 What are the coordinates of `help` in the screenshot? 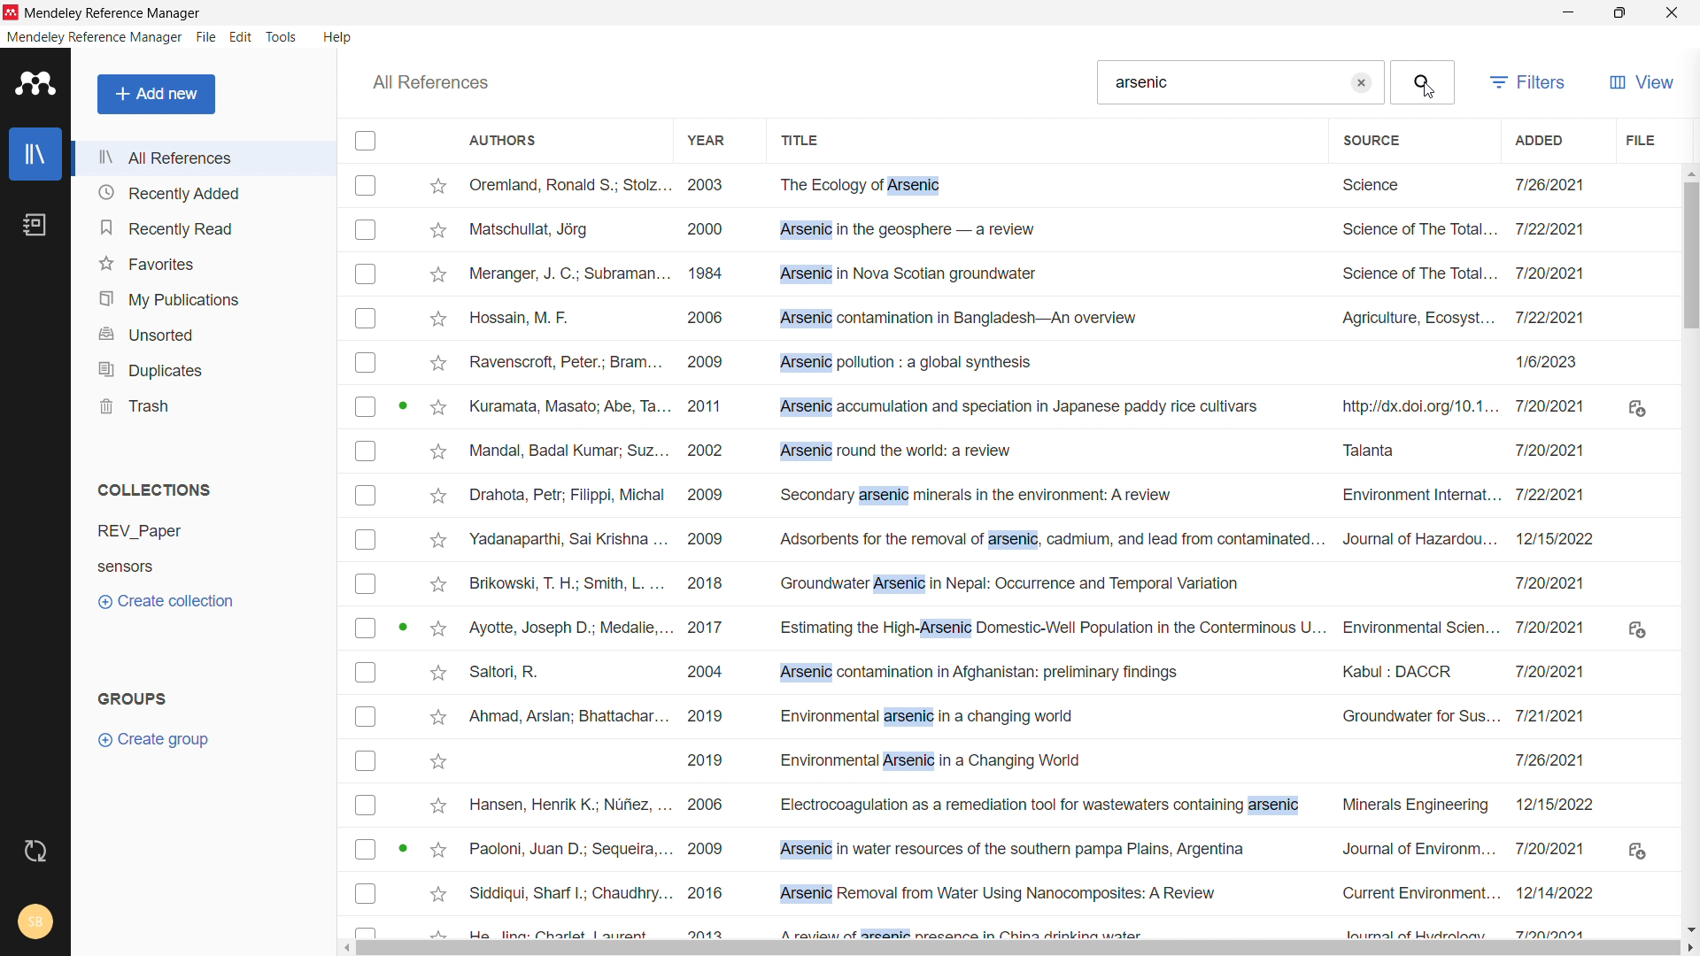 It's located at (338, 38).